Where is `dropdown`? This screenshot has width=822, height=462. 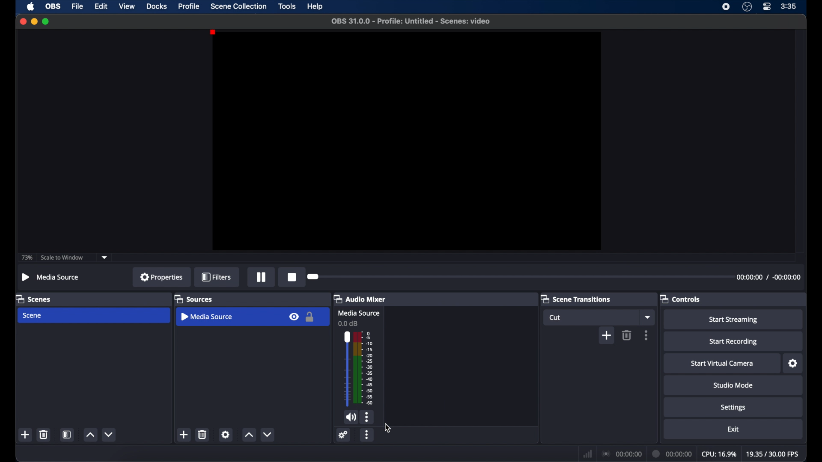
dropdown is located at coordinates (104, 258).